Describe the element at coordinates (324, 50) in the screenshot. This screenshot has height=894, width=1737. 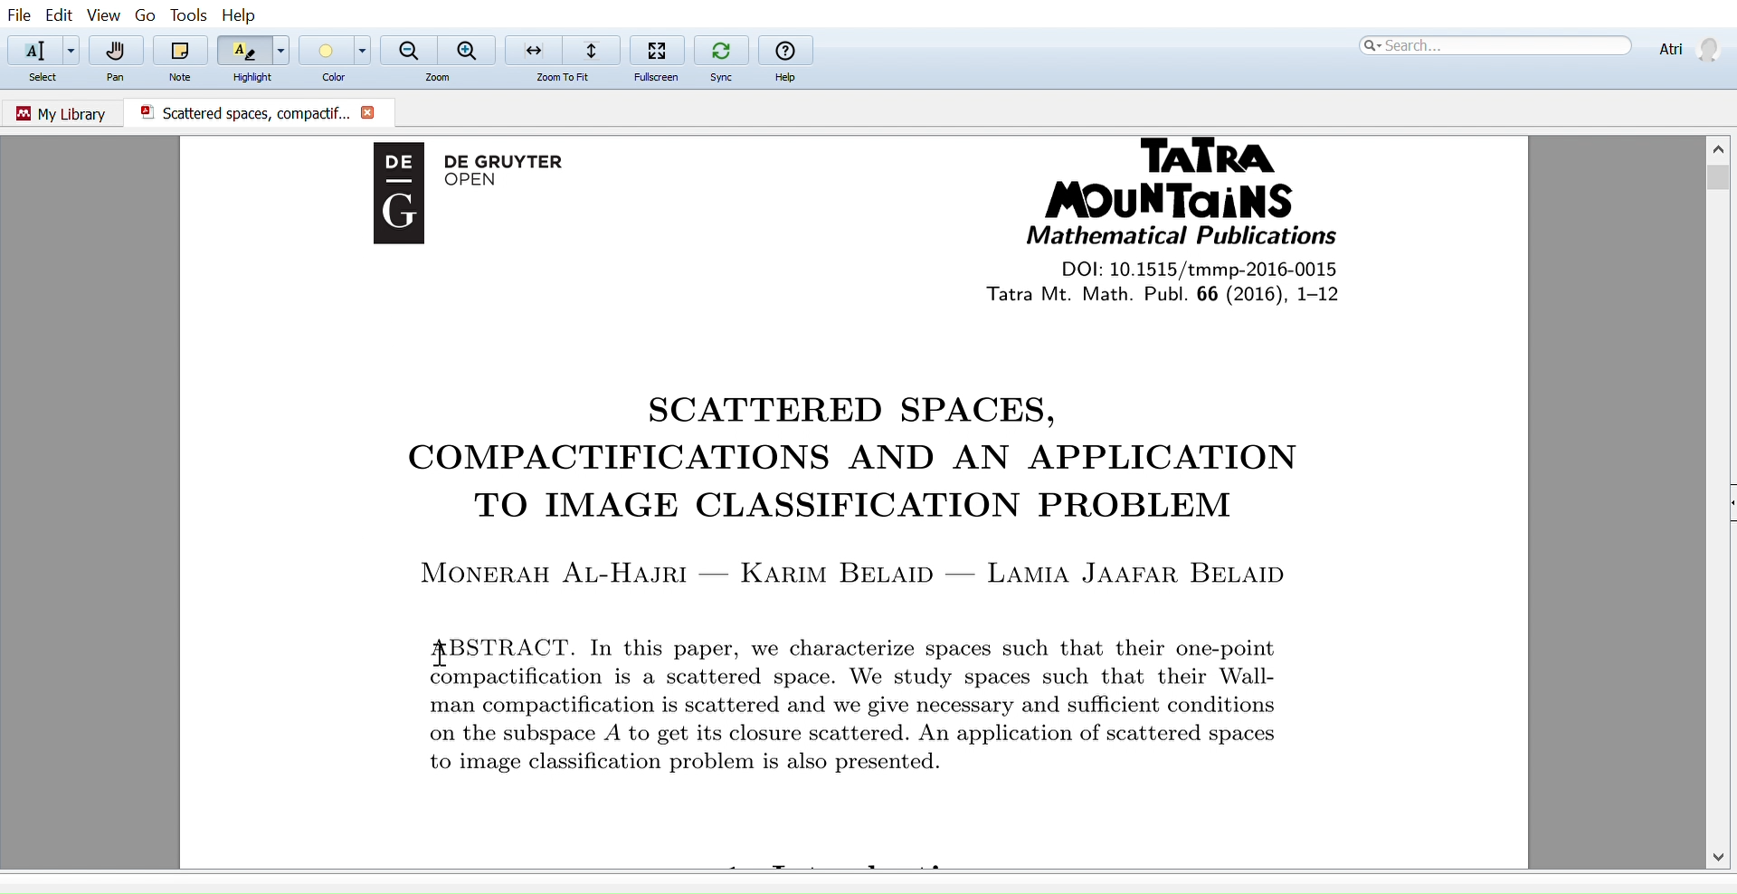
I see `Color` at that location.